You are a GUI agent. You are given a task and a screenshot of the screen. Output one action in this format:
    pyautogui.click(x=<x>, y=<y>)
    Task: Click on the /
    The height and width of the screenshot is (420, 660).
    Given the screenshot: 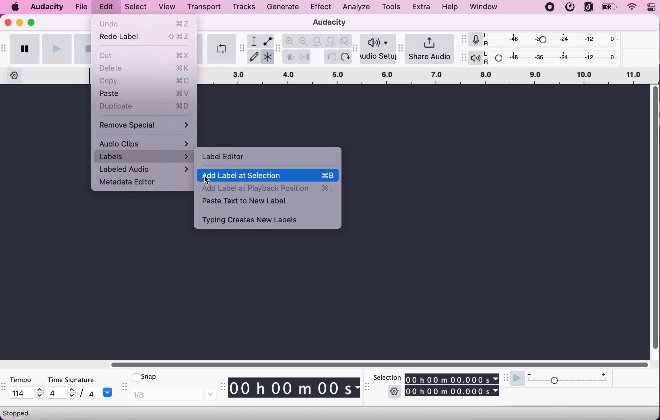 What is the action you would take?
    pyautogui.click(x=81, y=394)
    